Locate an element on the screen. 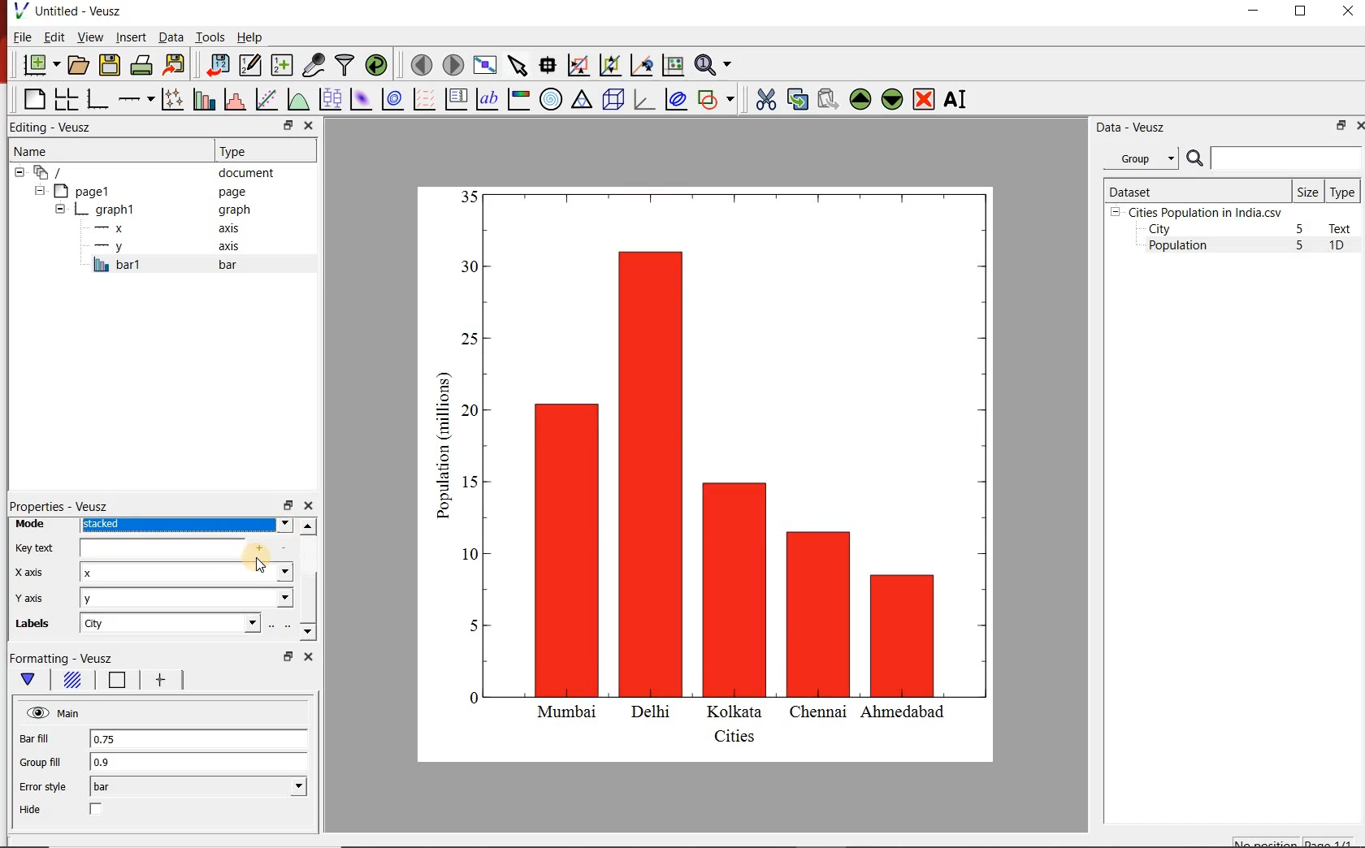 The image size is (1365, 848). edit and enter new datasets is located at coordinates (249, 65).